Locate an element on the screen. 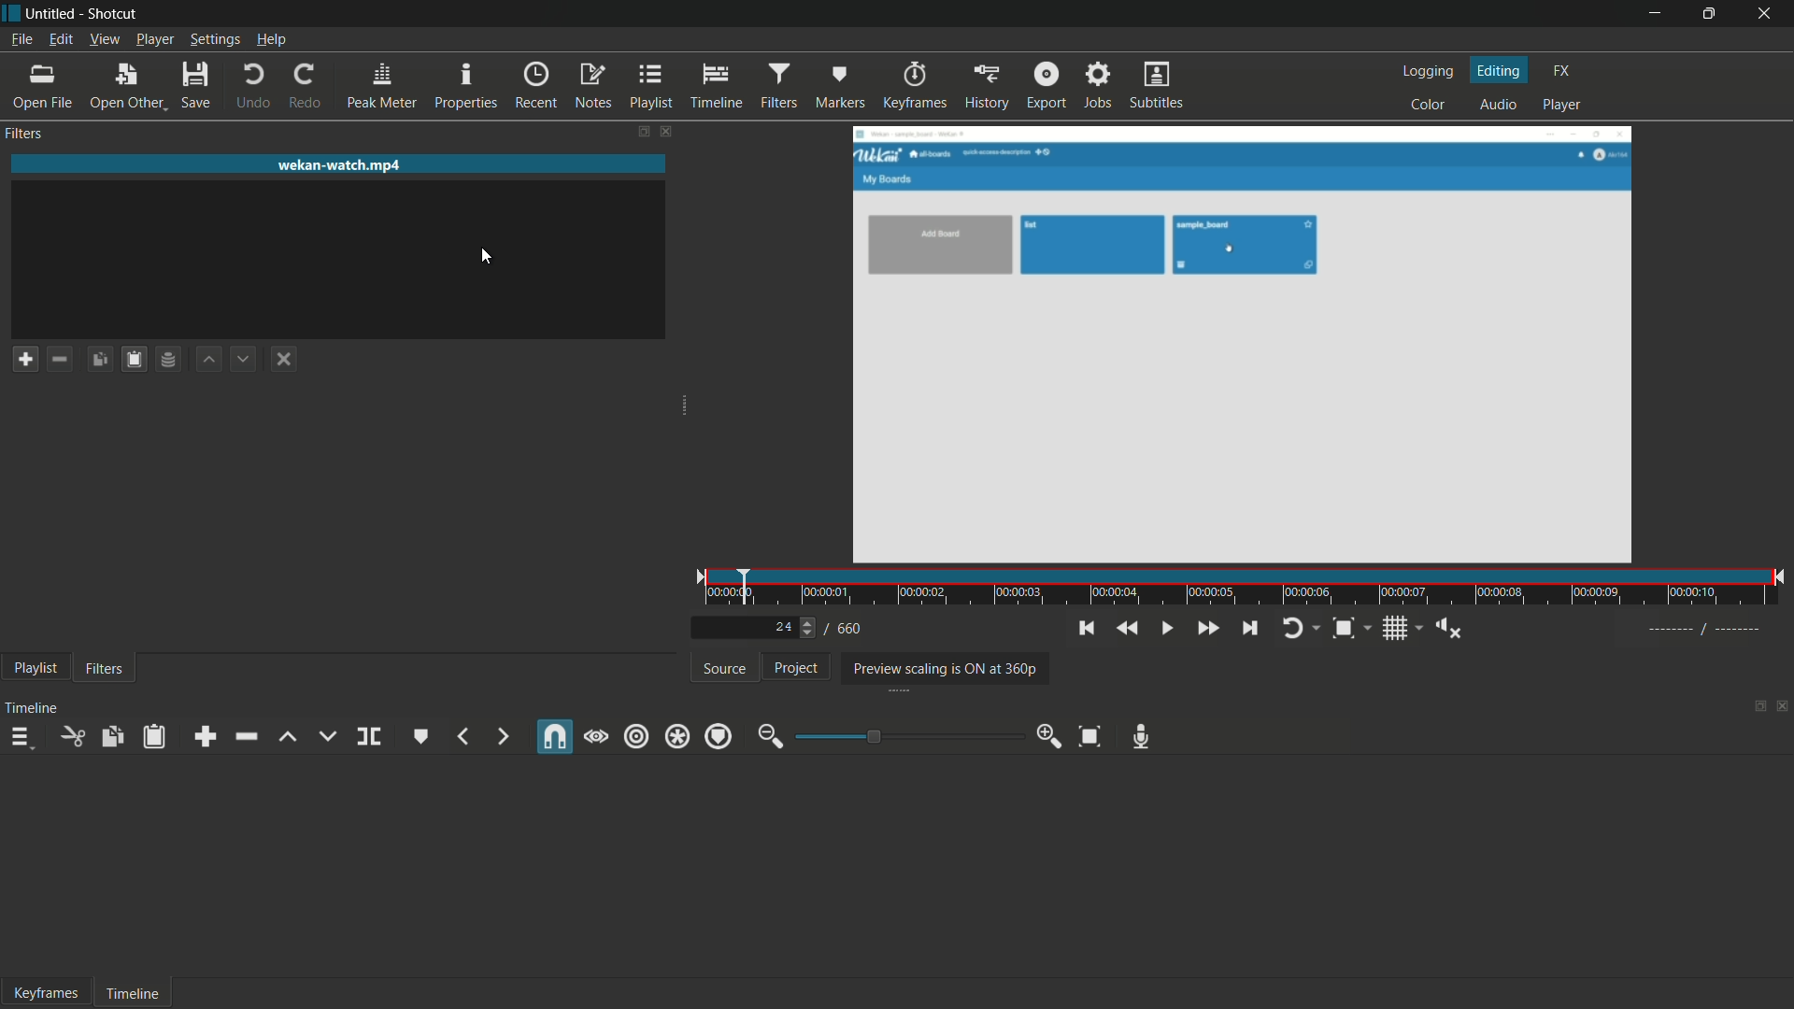 Image resolution: width=1794 pixels, height=1009 pixels. ripple is located at coordinates (634, 736).